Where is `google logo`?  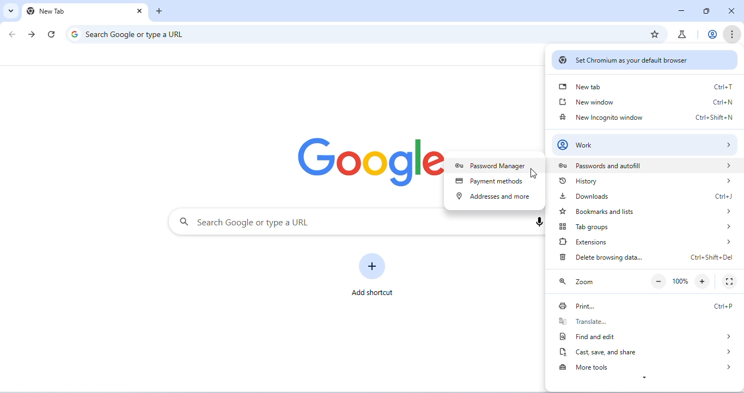 google logo is located at coordinates (74, 34).